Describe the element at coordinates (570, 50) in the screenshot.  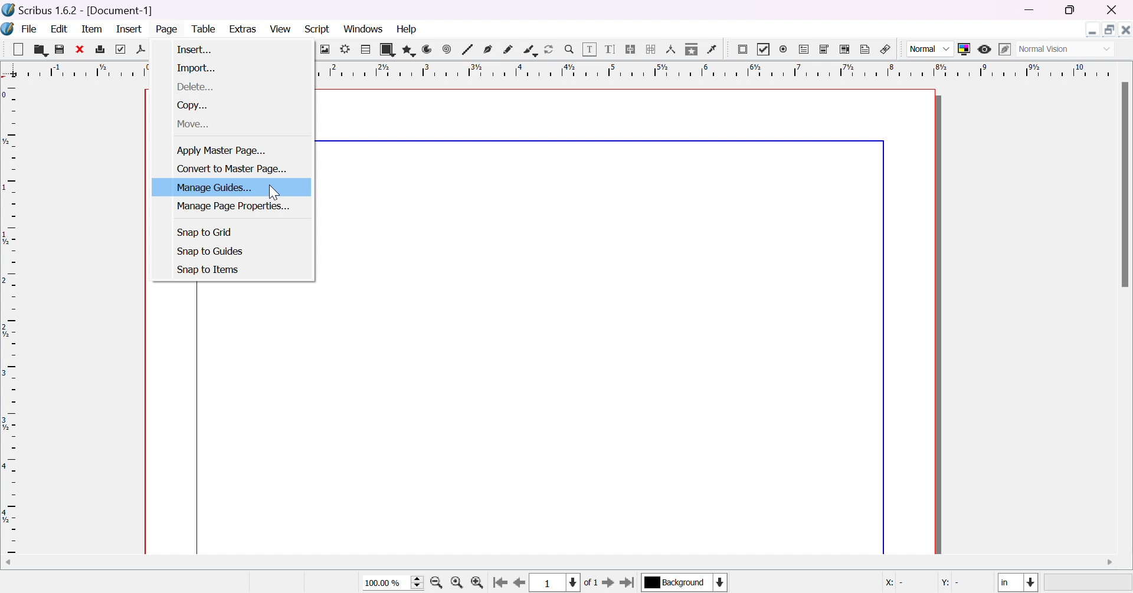
I see `zoom in / zoom out` at that location.